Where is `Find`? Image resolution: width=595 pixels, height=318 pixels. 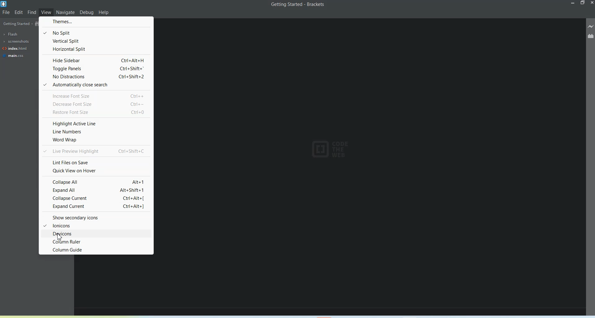
Find is located at coordinates (32, 12).